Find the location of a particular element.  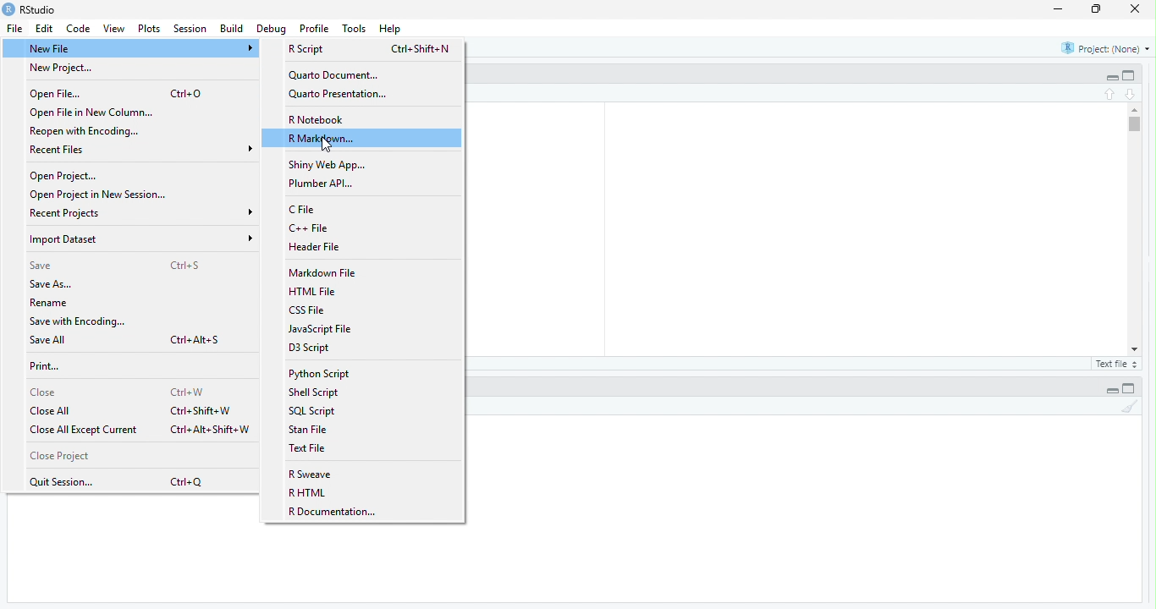

Code is located at coordinates (80, 28).